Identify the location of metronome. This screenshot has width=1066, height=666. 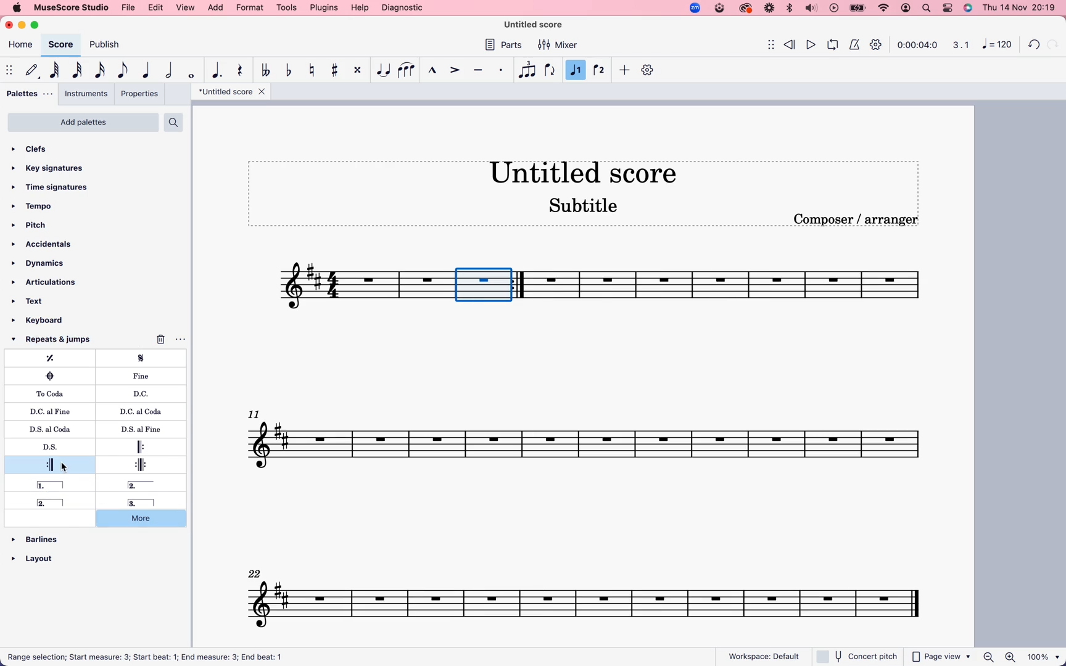
(853, 44).